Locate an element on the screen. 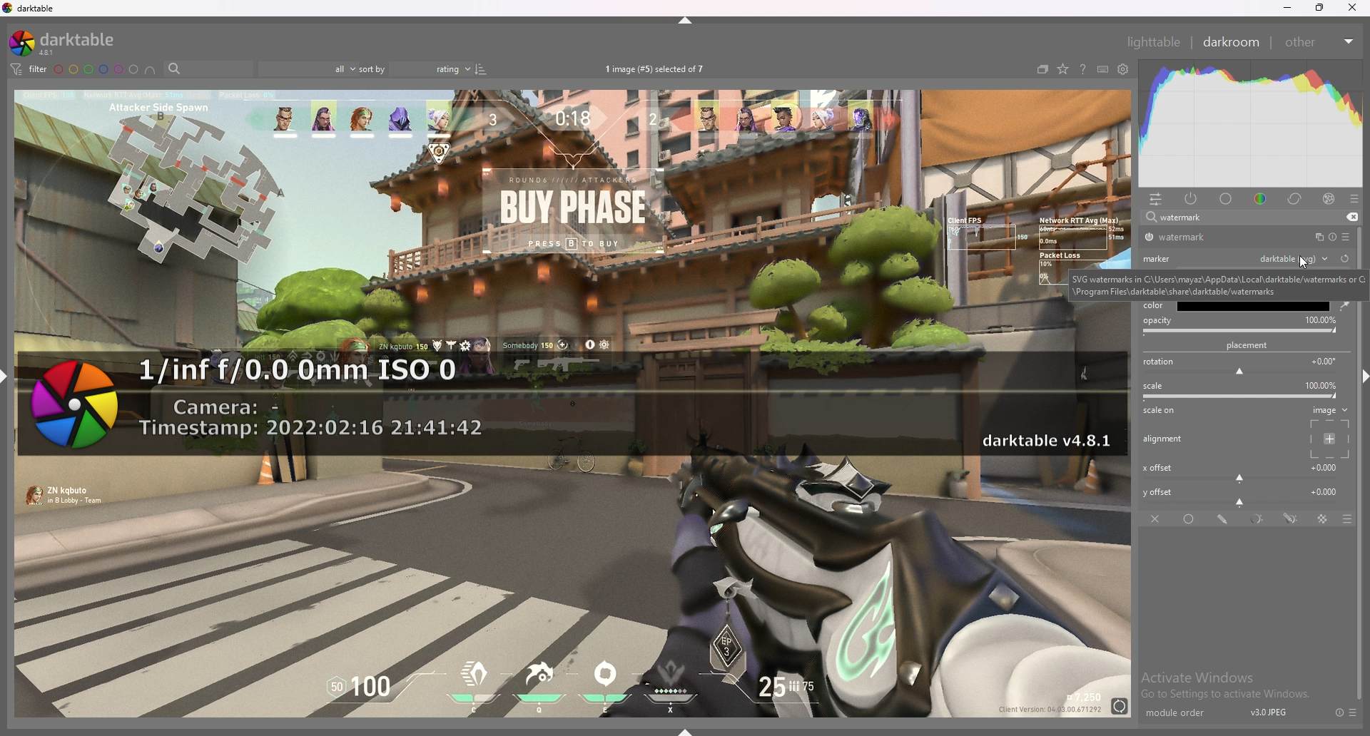 The height and width of the screenshot is (736, 1370). tooltip is located at coordinates (1219, 284).